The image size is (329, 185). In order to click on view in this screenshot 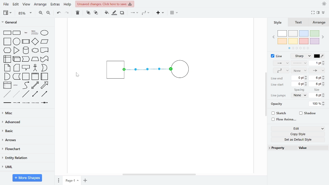, I will do `click(26, 5)`.